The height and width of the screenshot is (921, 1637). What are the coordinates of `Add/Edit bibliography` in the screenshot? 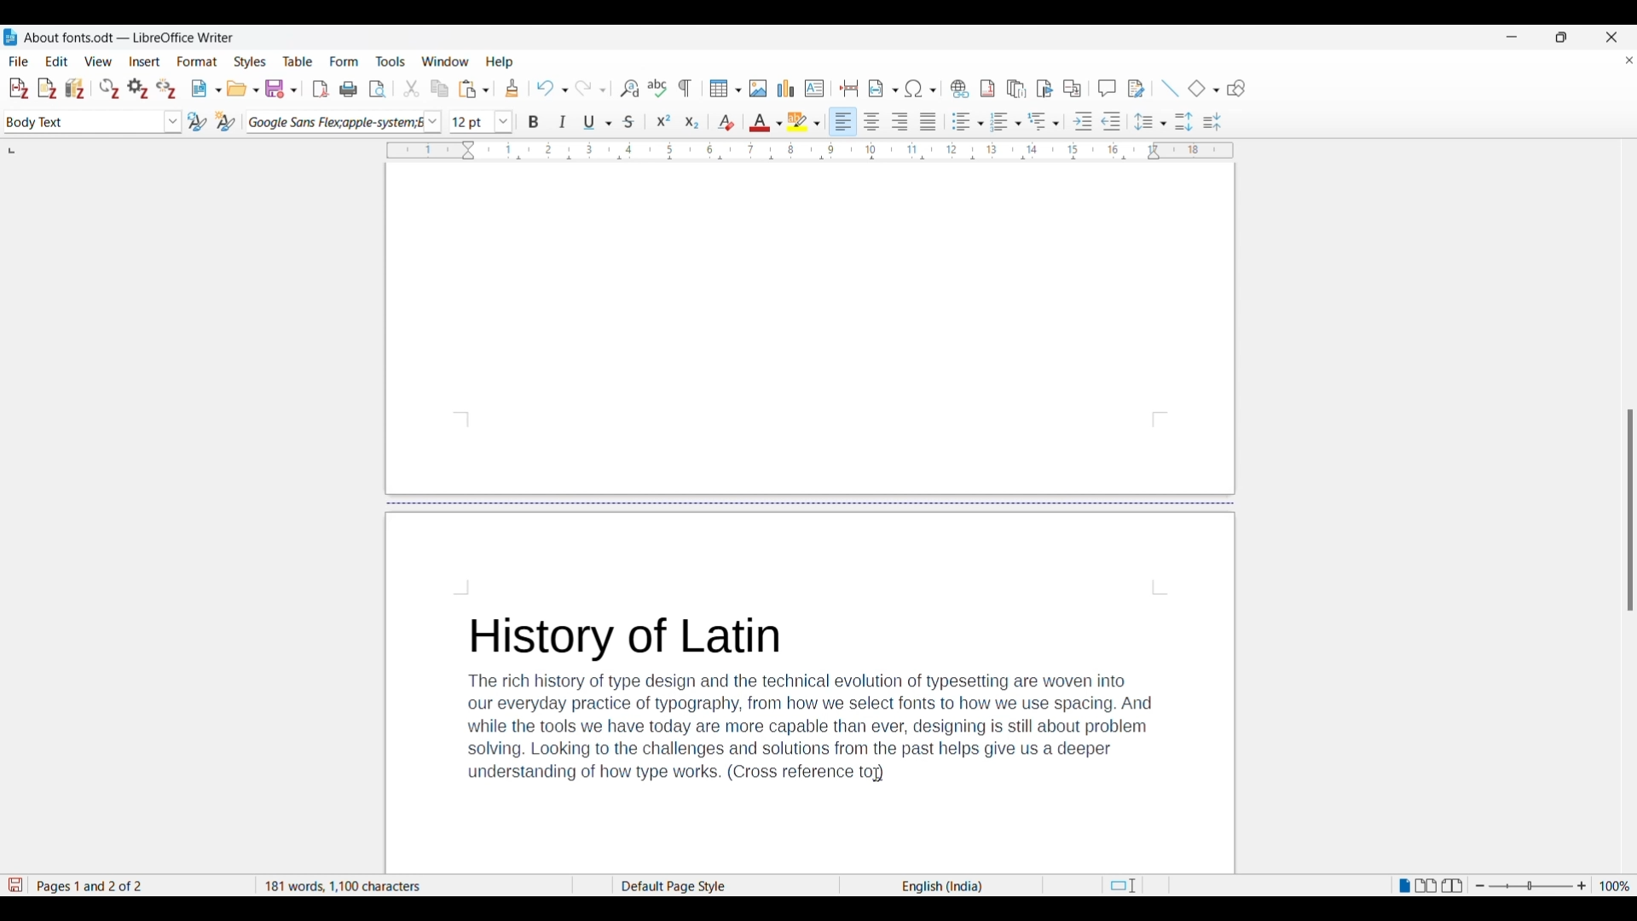 It's located at (75, 89).